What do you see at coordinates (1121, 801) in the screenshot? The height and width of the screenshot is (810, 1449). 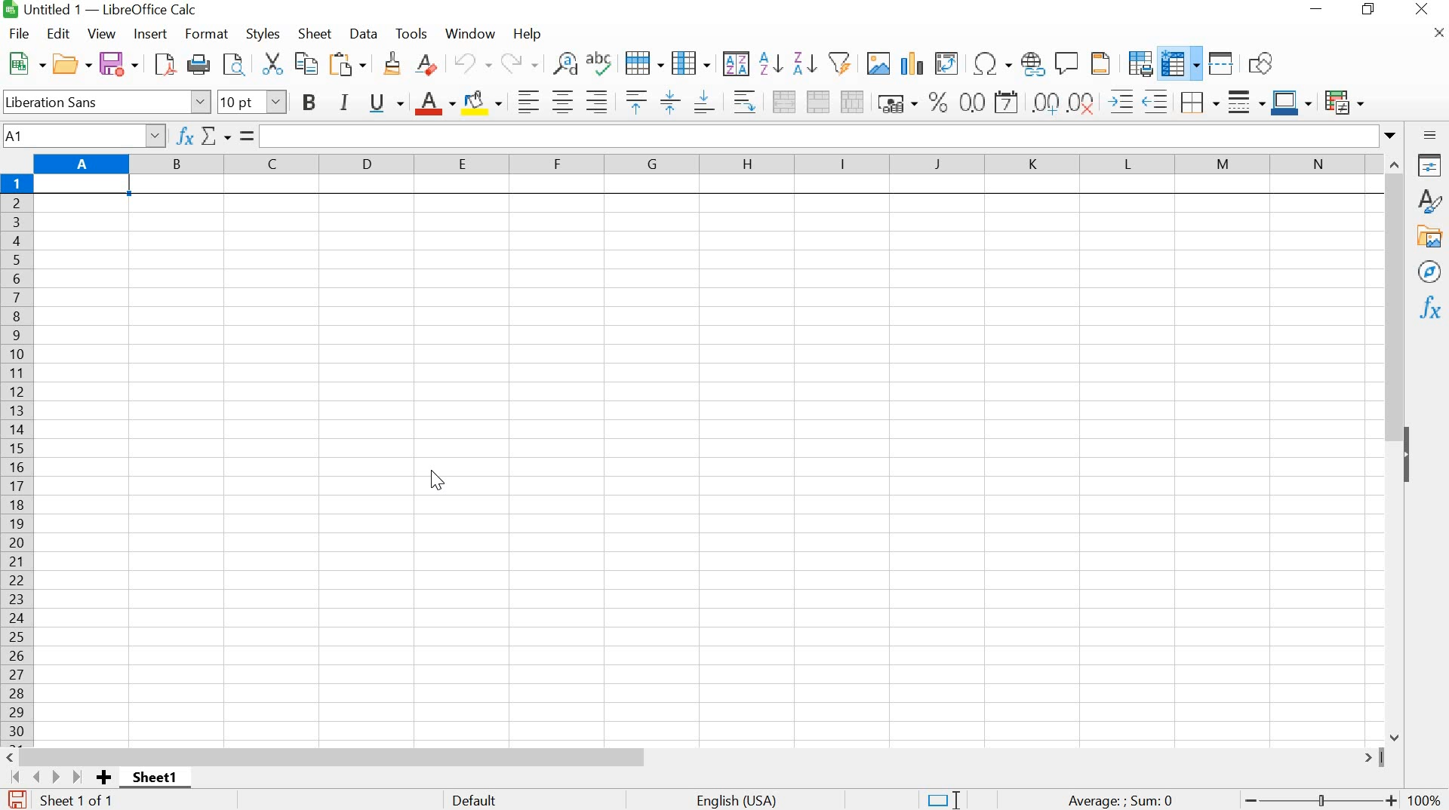 I see `FORMULA` at bounding box center [1121, 801].